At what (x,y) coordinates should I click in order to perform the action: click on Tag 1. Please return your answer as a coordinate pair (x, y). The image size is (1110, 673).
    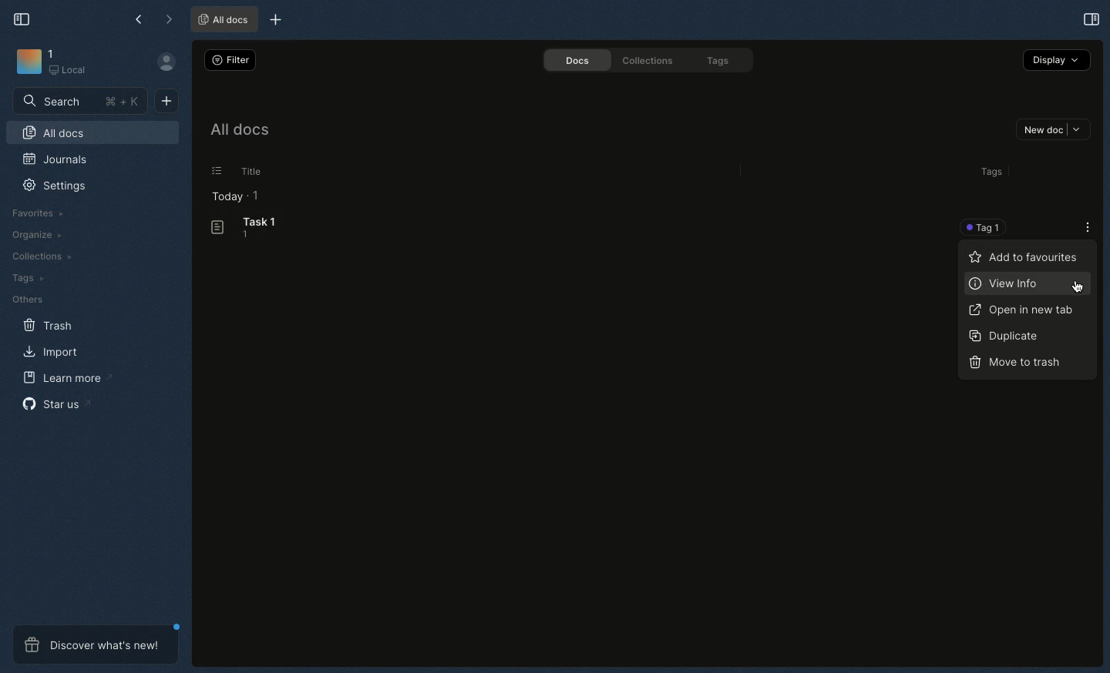
    Looking at the image, I should click on (987, 226).